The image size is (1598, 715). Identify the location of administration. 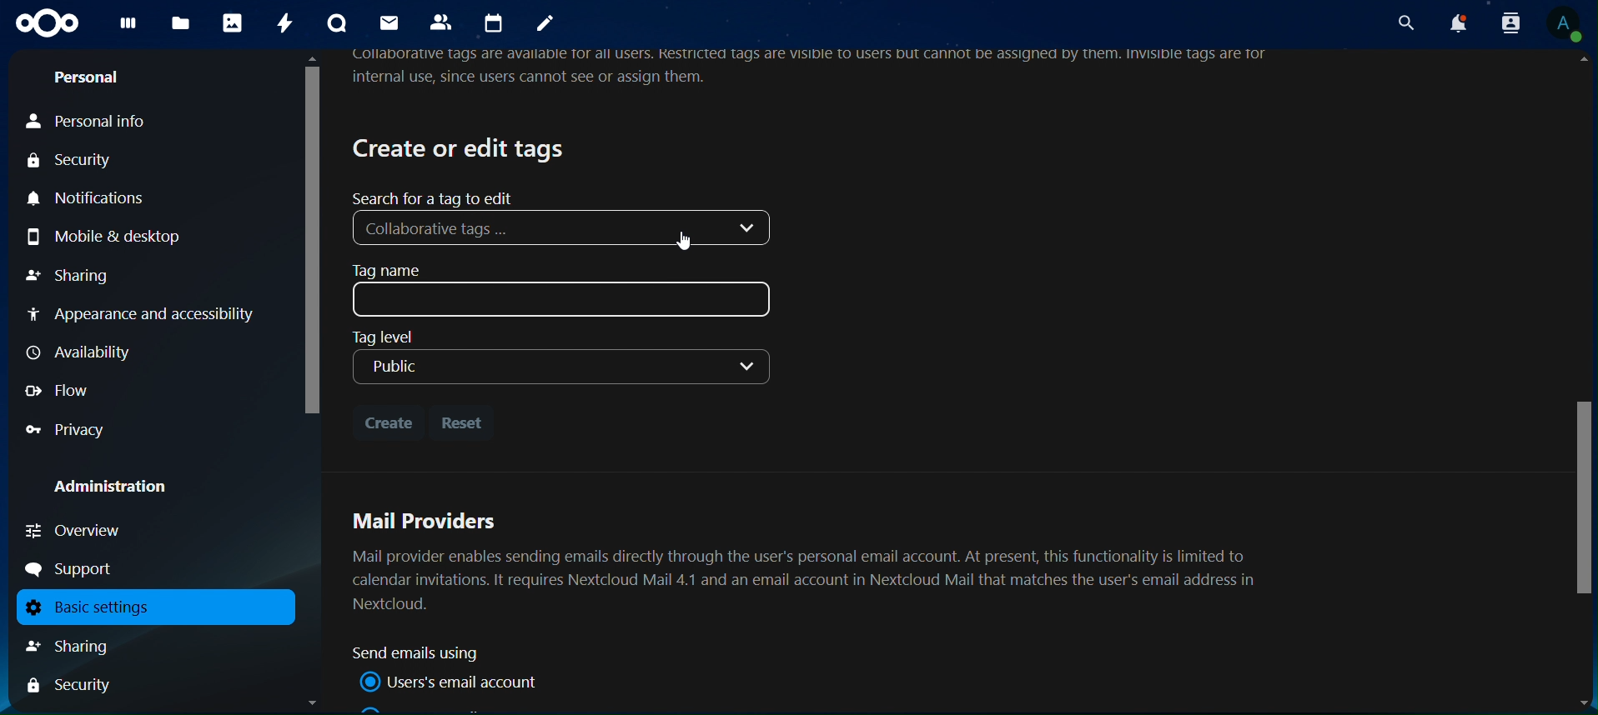
(123, 488).